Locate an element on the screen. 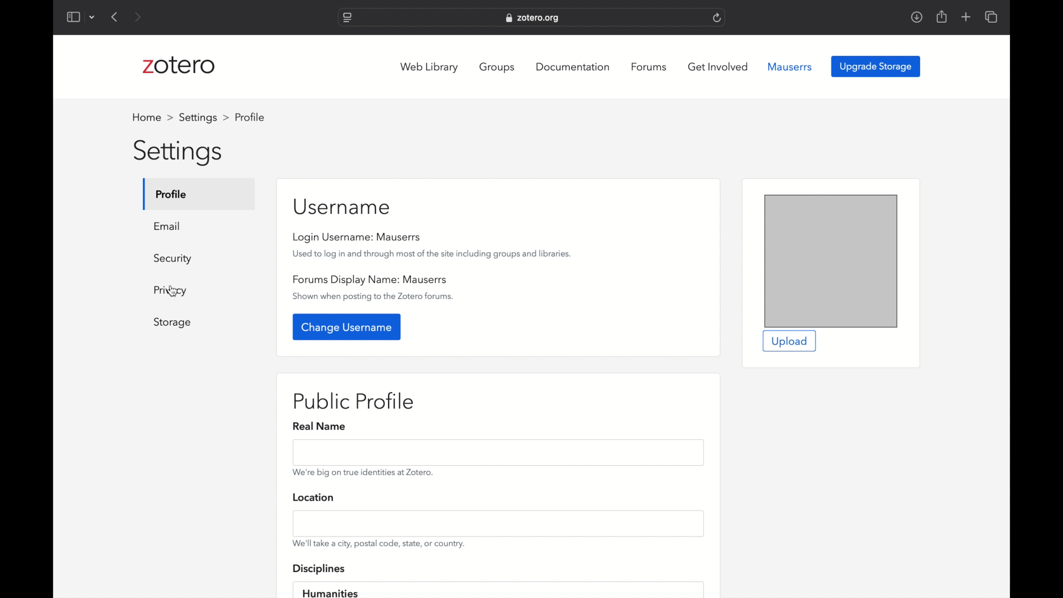 The image size is (1063, 598). login username: mauserrs is located at coordinates (358, 237).